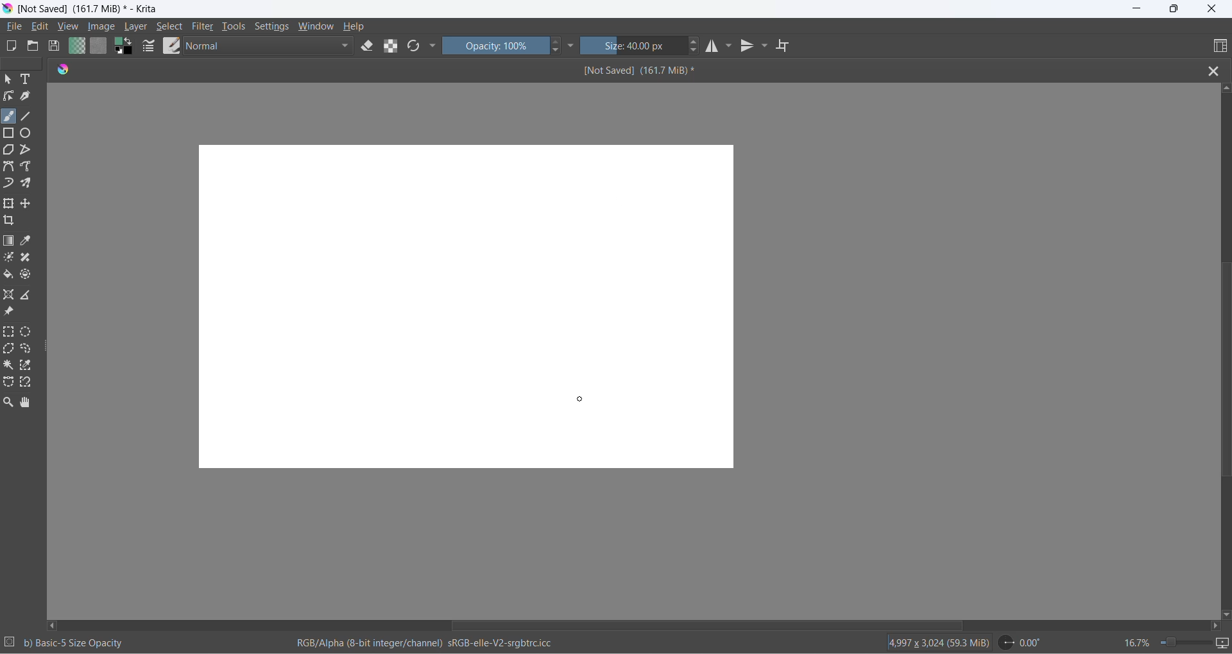 Image resolution: width=1232 pixels, height=654 pixels. I want to click on increment size, so click(695, 40).